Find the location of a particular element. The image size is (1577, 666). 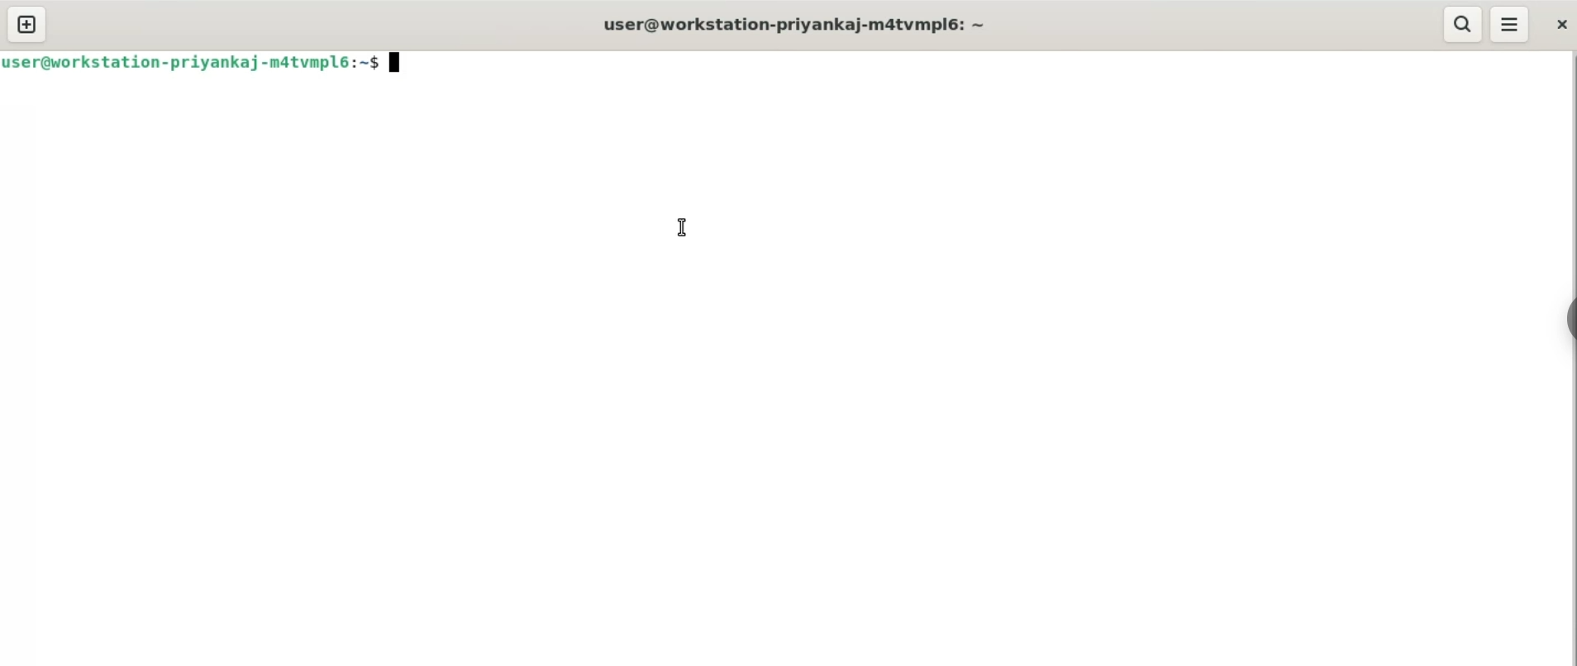

close is located at coordinates (1560, 26).